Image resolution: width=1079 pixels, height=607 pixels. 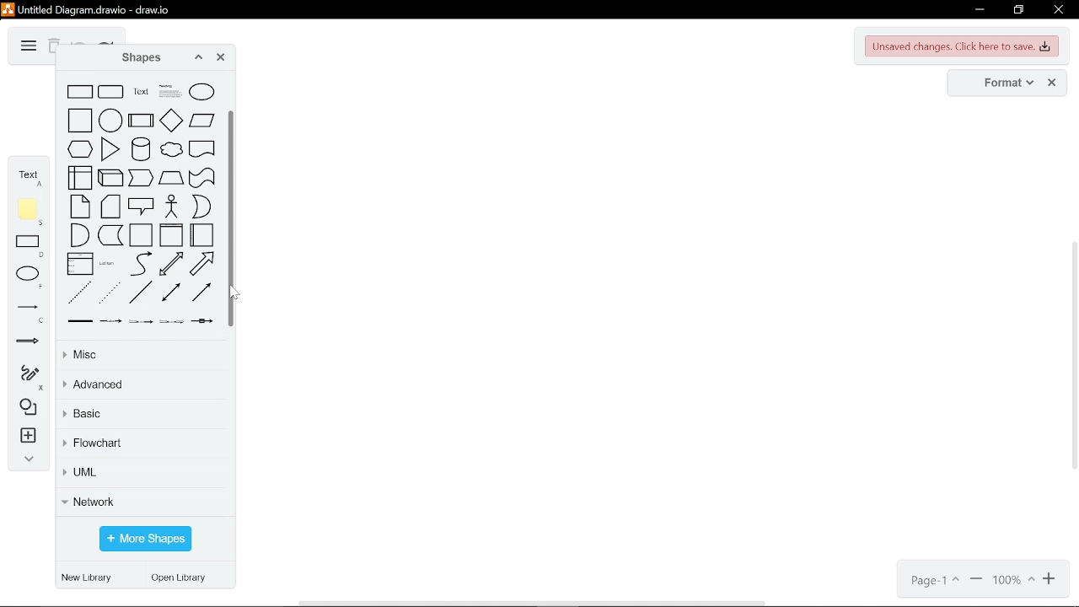 What do you see at coordinates (171, 178) in the screenshot?
I see `trapezoid` at bounding box center [171, 178].